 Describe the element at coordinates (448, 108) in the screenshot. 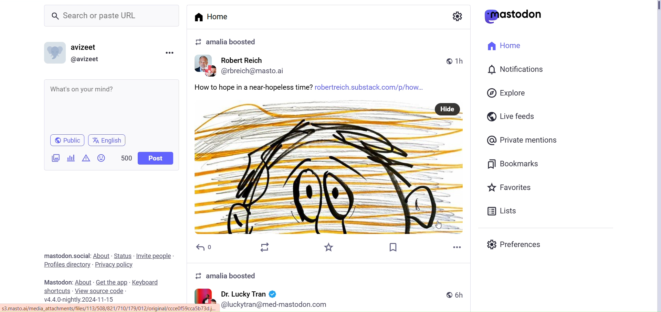

I see `hide` at that location.